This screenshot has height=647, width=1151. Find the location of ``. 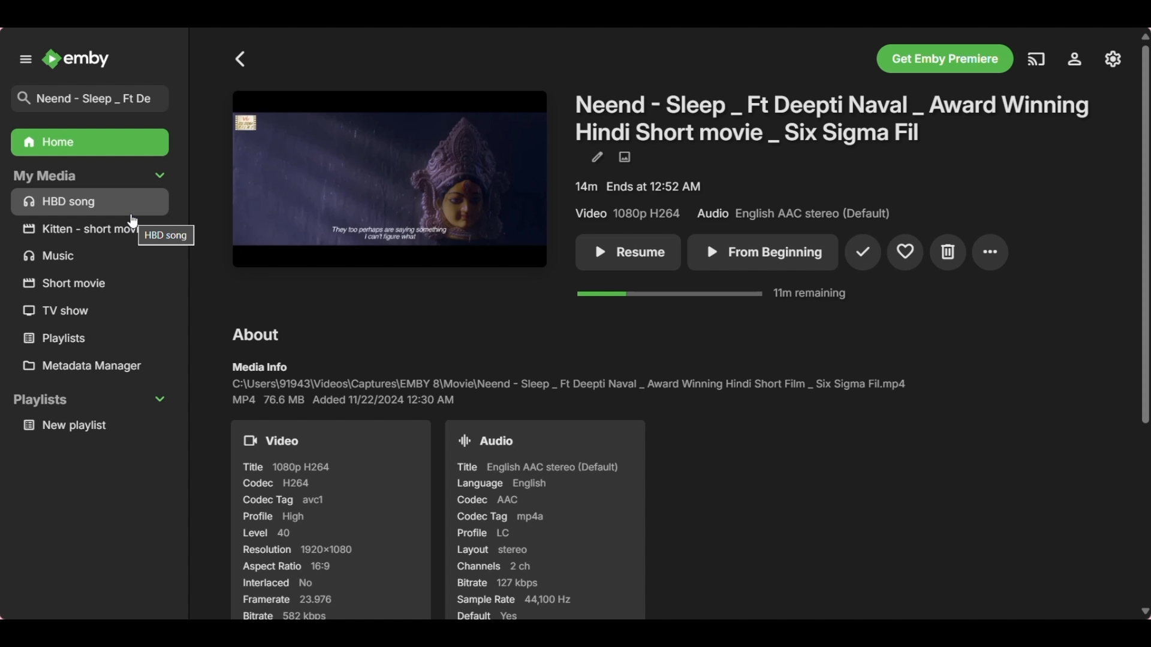

 is located at coordinates (76, 229).